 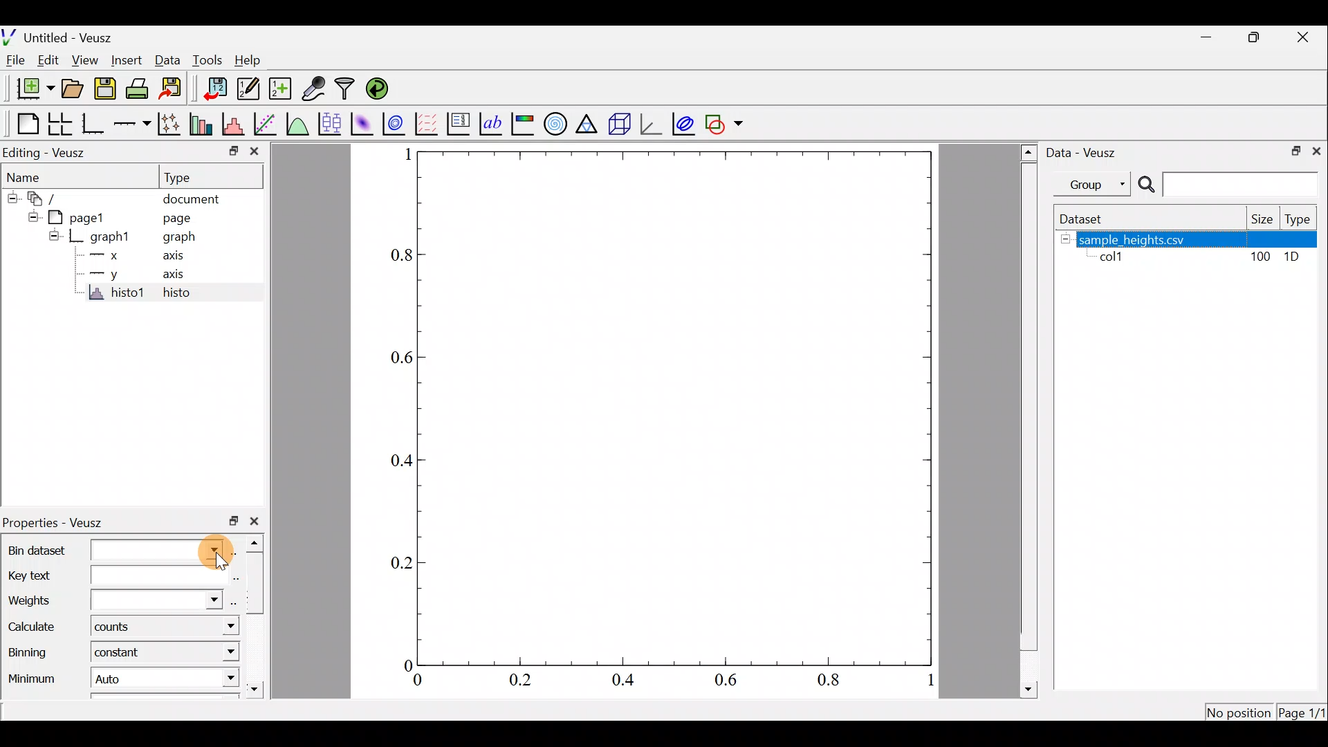 What do you see at coordinates (1117, 258) in the screenshot?
I see `coll` at bounding box center [1117, 258].